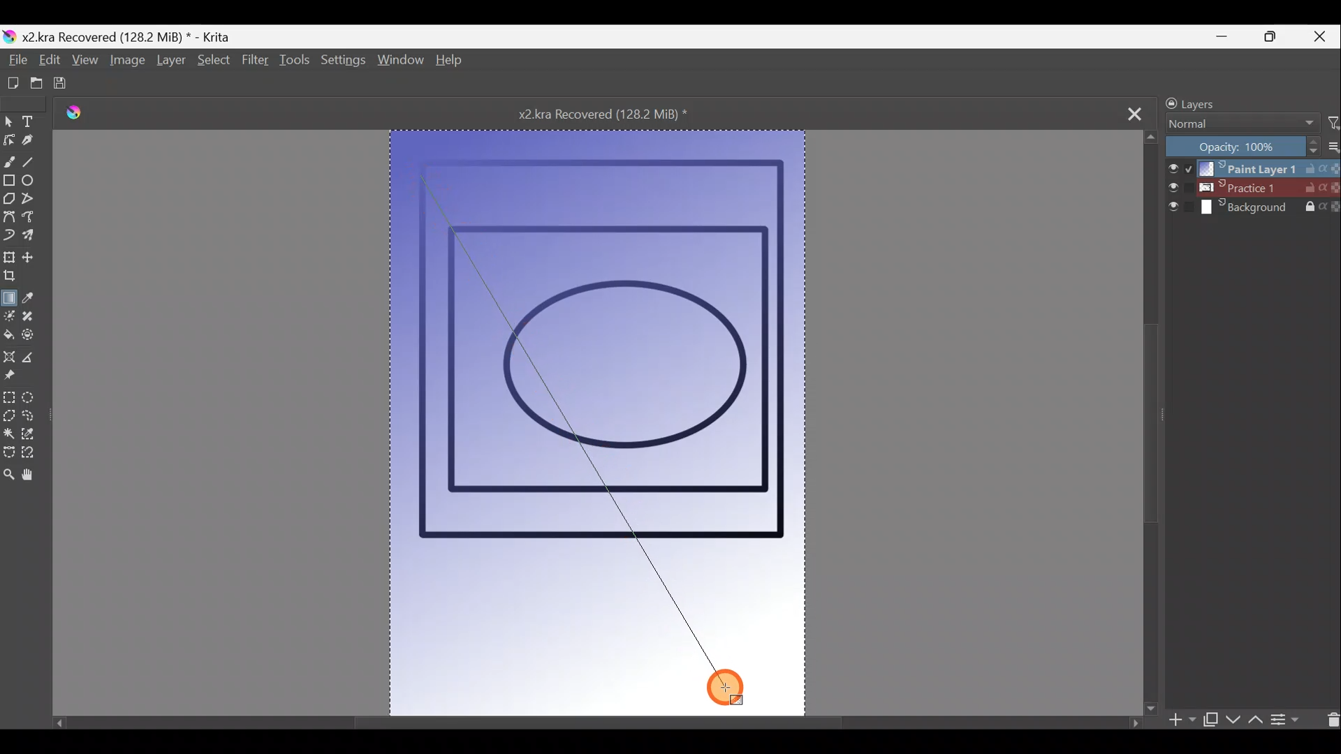 This screenshot has height=754, width=1341. Describe the element at coordinates (9, 219) in the screenshot. I see `Bezier curve tool` at that location.